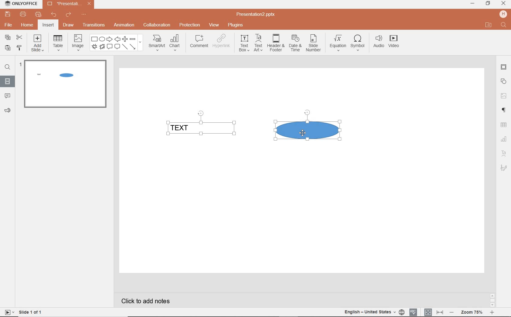  I want to click on HP, so click(504, 14).